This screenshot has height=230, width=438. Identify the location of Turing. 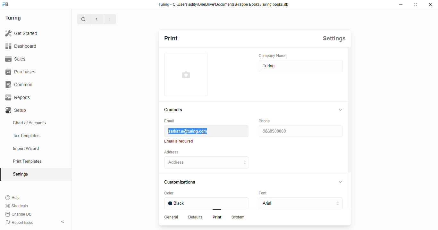
(299, 66).